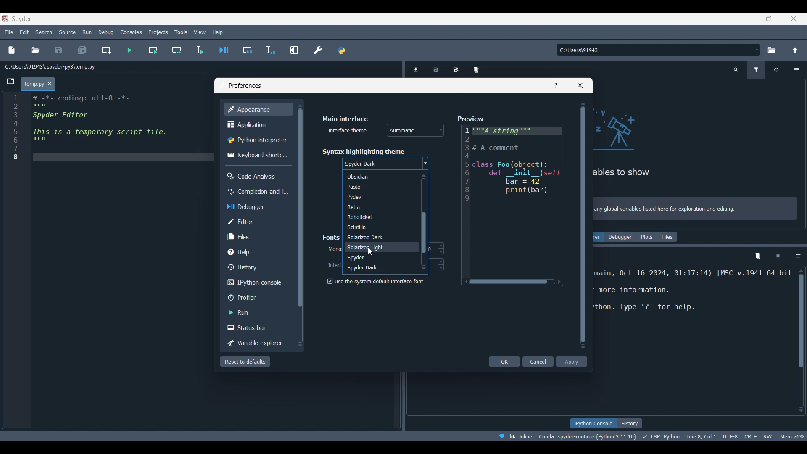 The image size is (807, 454). Describe the element at coordinates (794, 18) in the screenshot. I see `Close interface` at that location.